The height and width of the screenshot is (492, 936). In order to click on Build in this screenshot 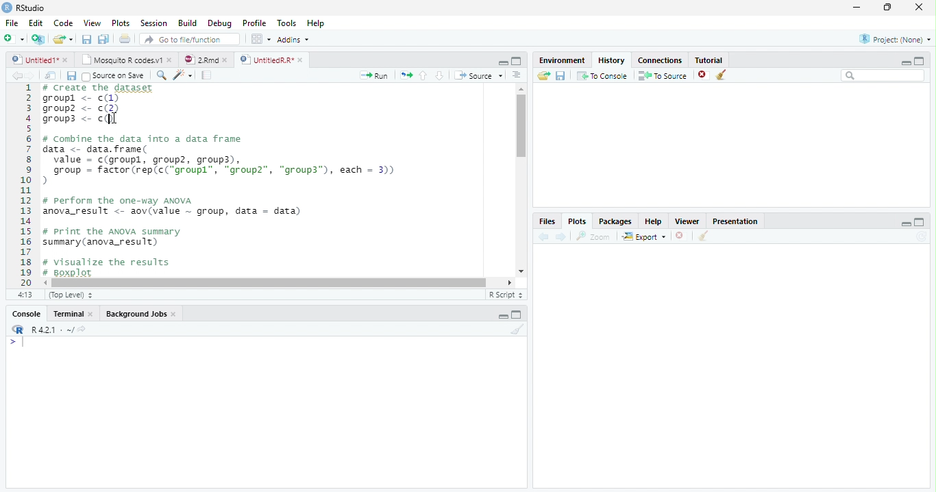, I will do `click(190, 23)`.